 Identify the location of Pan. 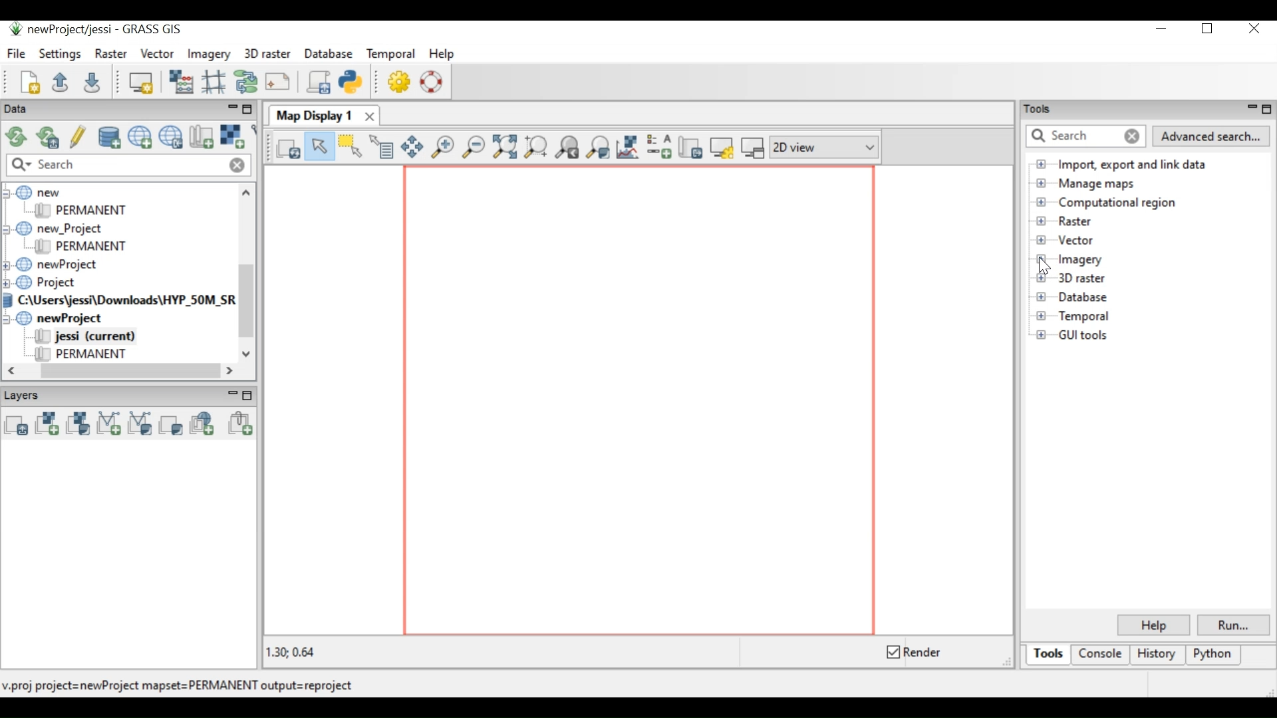
(410, 147).